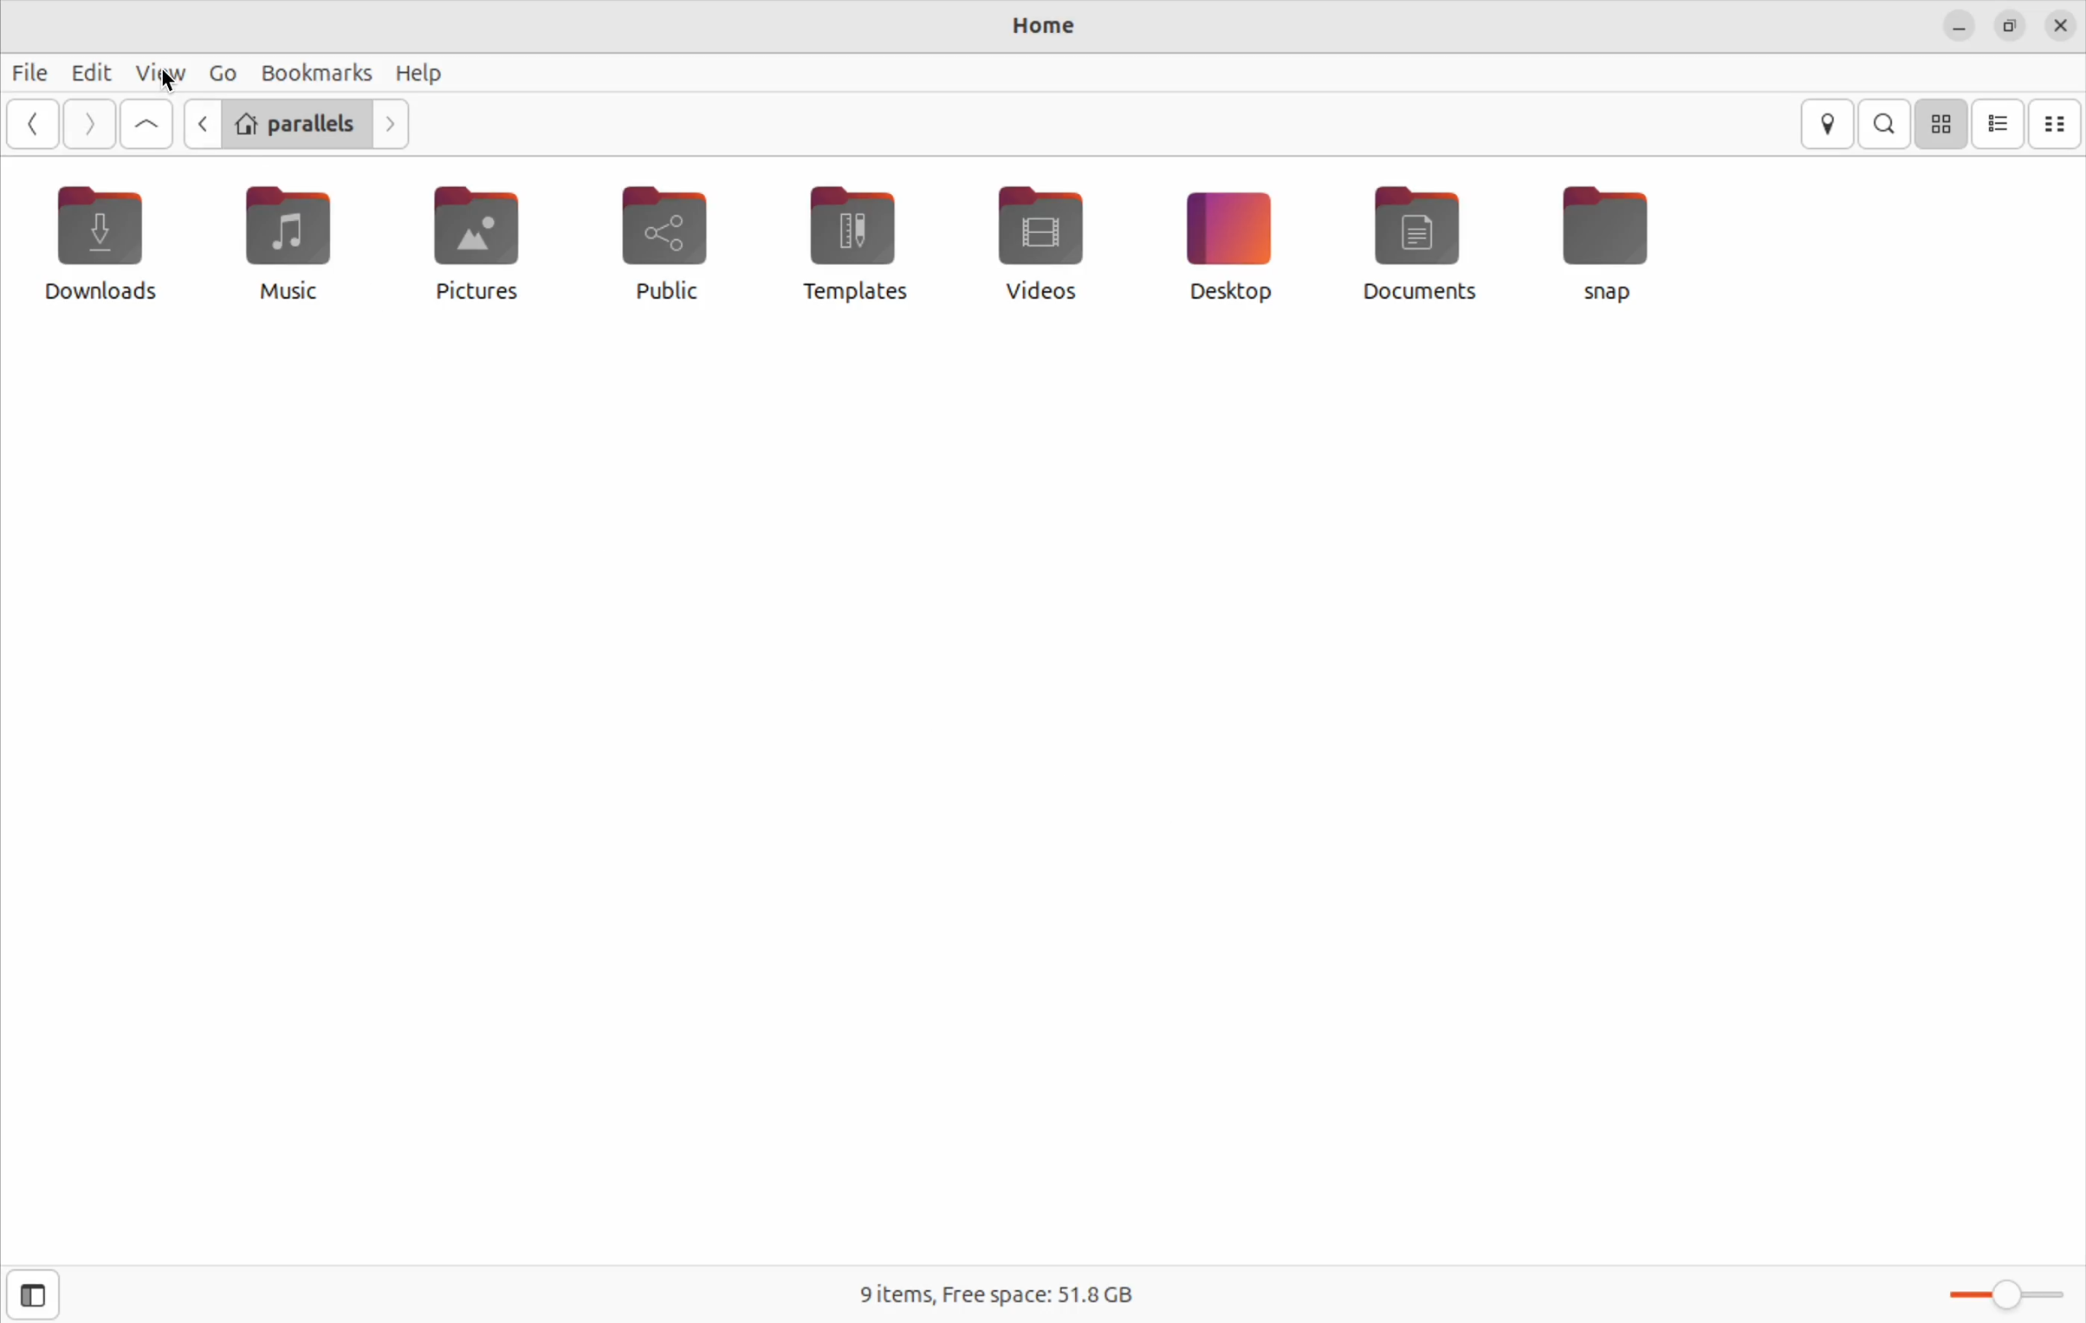  Describe the element at coordinates (1940, 126) in the screenshot. I see `icon view` at that location.